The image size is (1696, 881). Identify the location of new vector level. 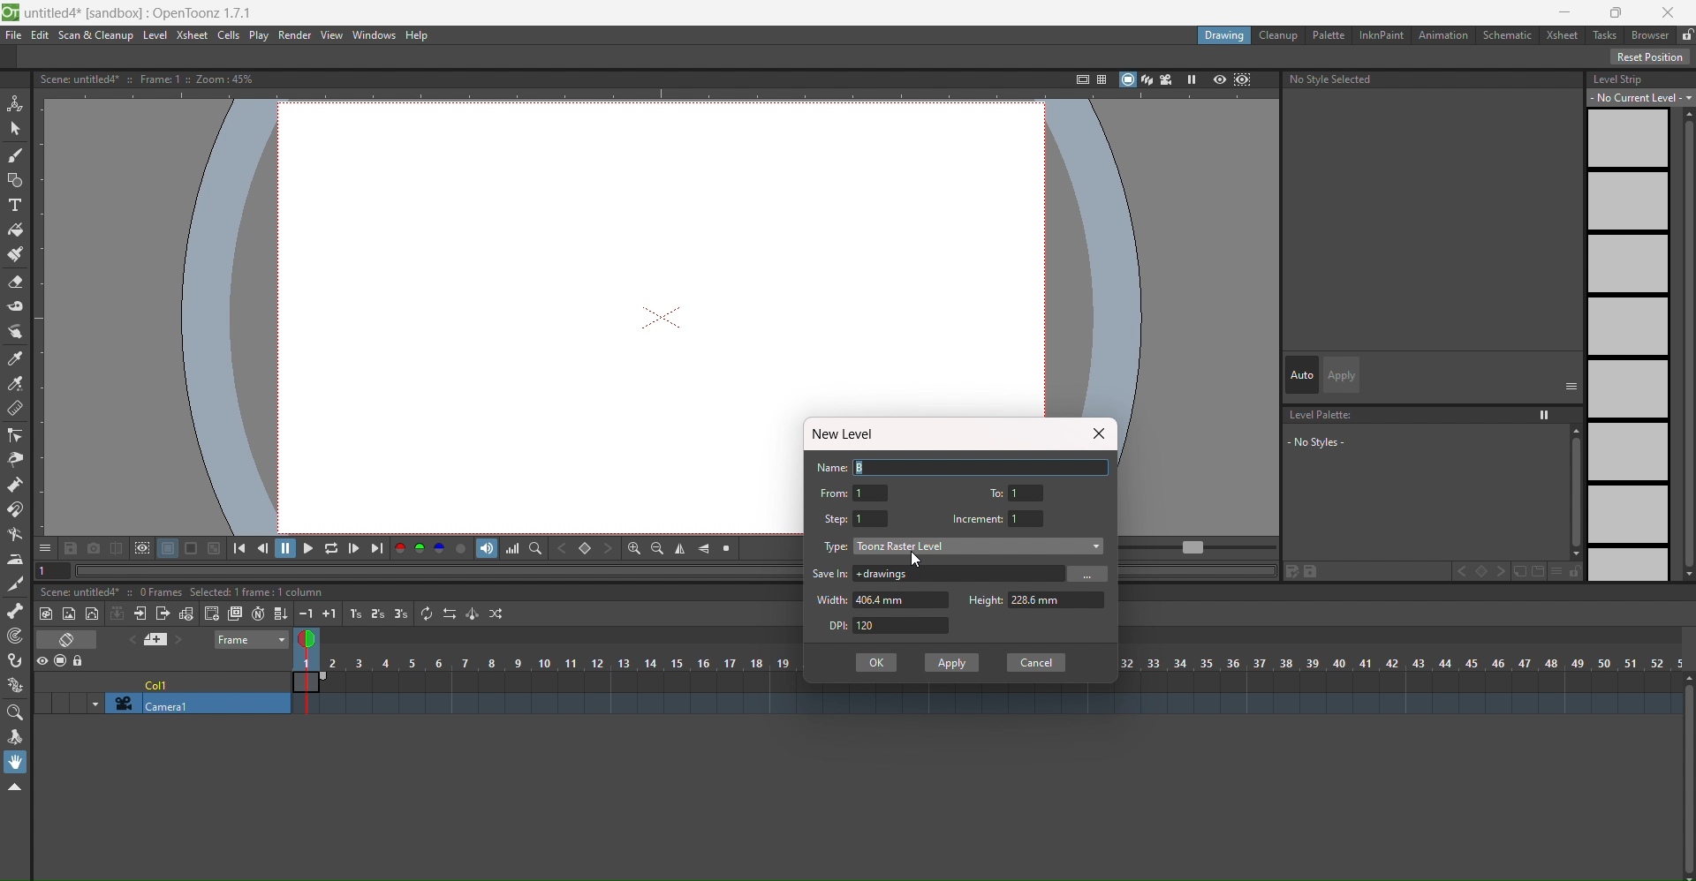
(93, 613).